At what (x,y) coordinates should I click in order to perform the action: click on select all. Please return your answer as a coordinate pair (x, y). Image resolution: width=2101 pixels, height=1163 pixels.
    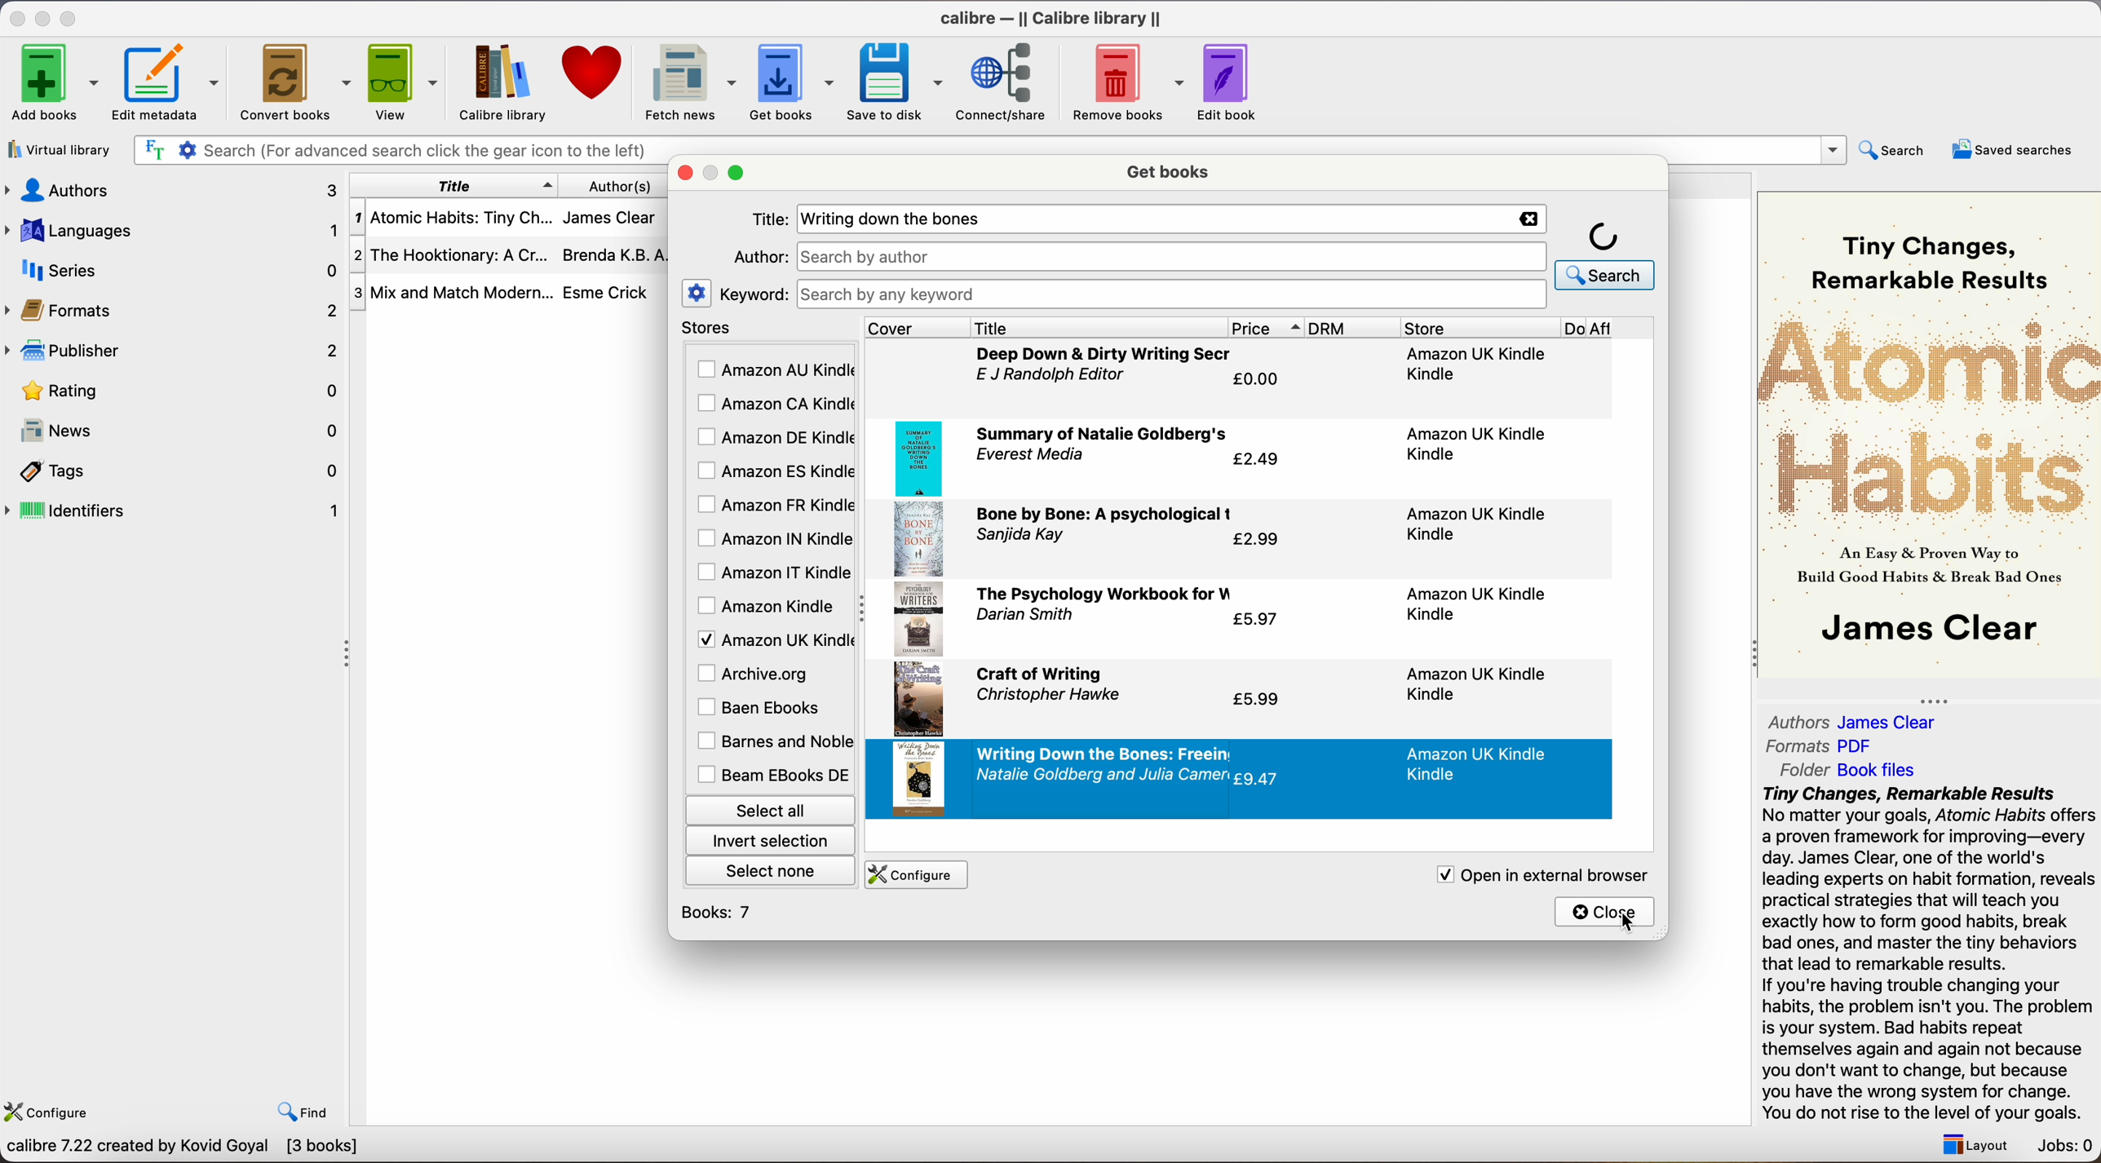
    Looking at the image, I should click on (768, 808).